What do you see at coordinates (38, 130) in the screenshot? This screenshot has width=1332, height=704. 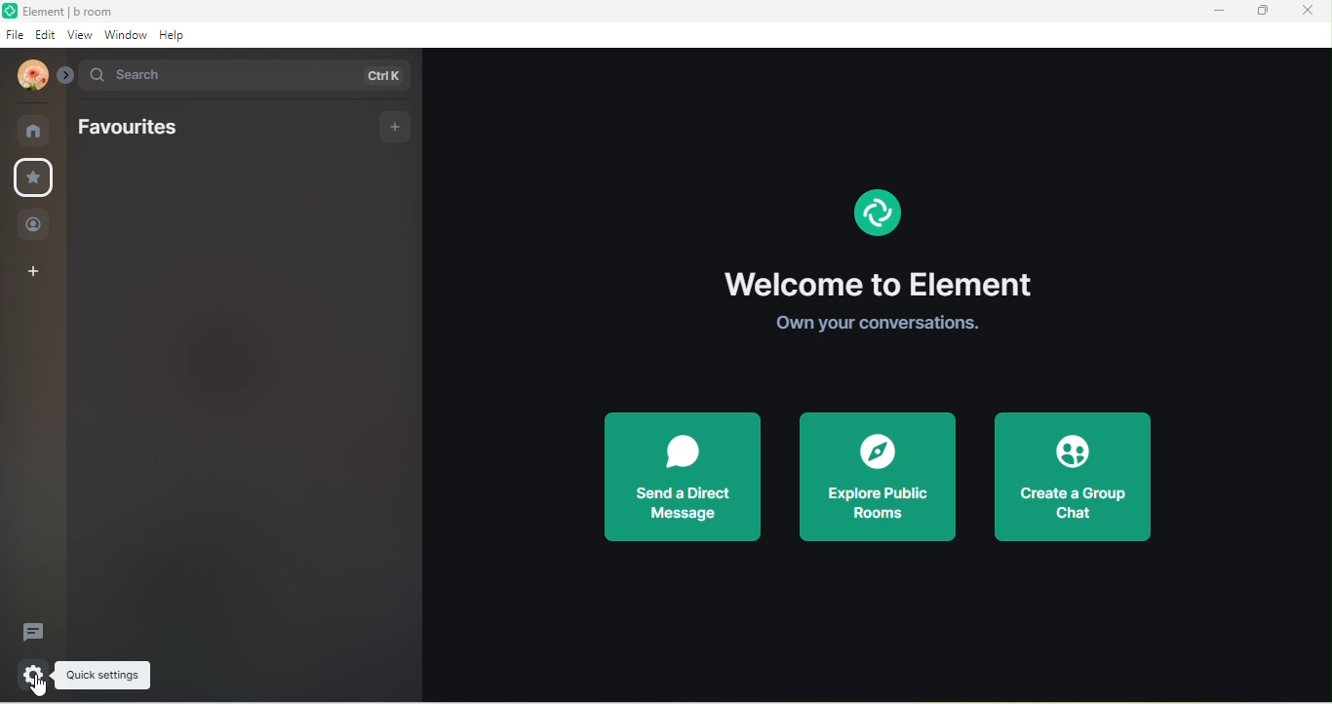 I see `rooms` at bounding box center [38, 130].